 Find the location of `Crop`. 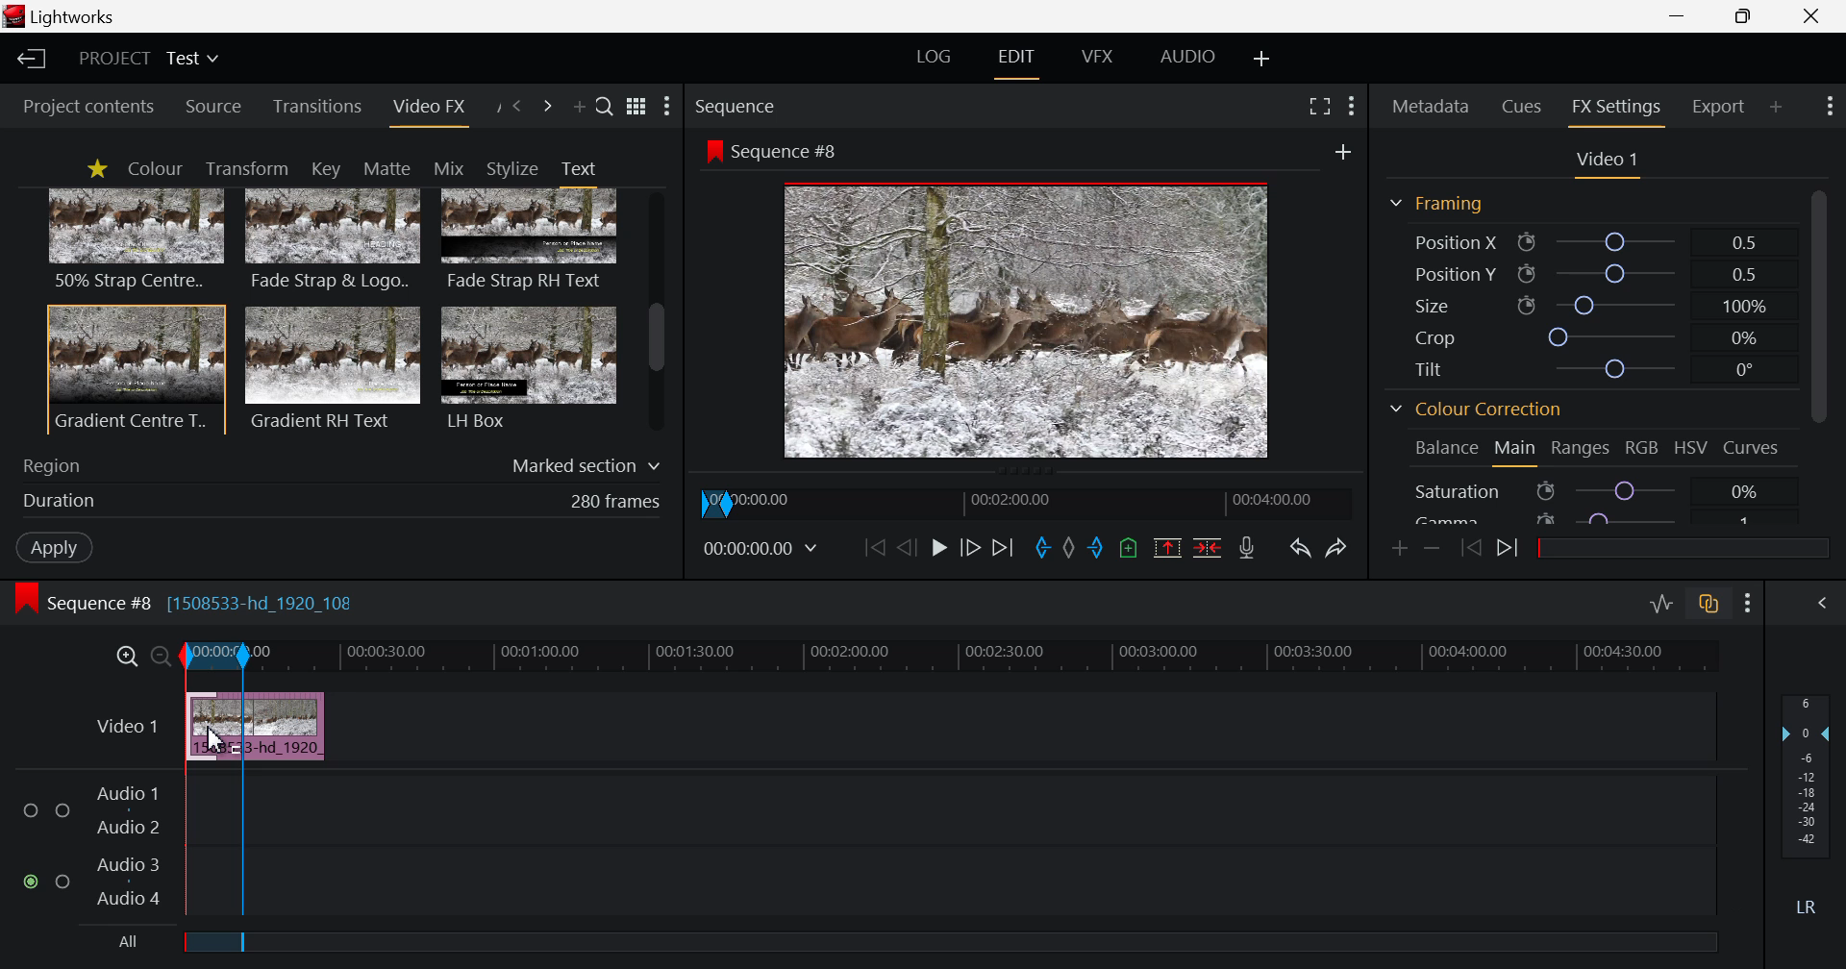

Crop is located at coordinates (1588, 337).